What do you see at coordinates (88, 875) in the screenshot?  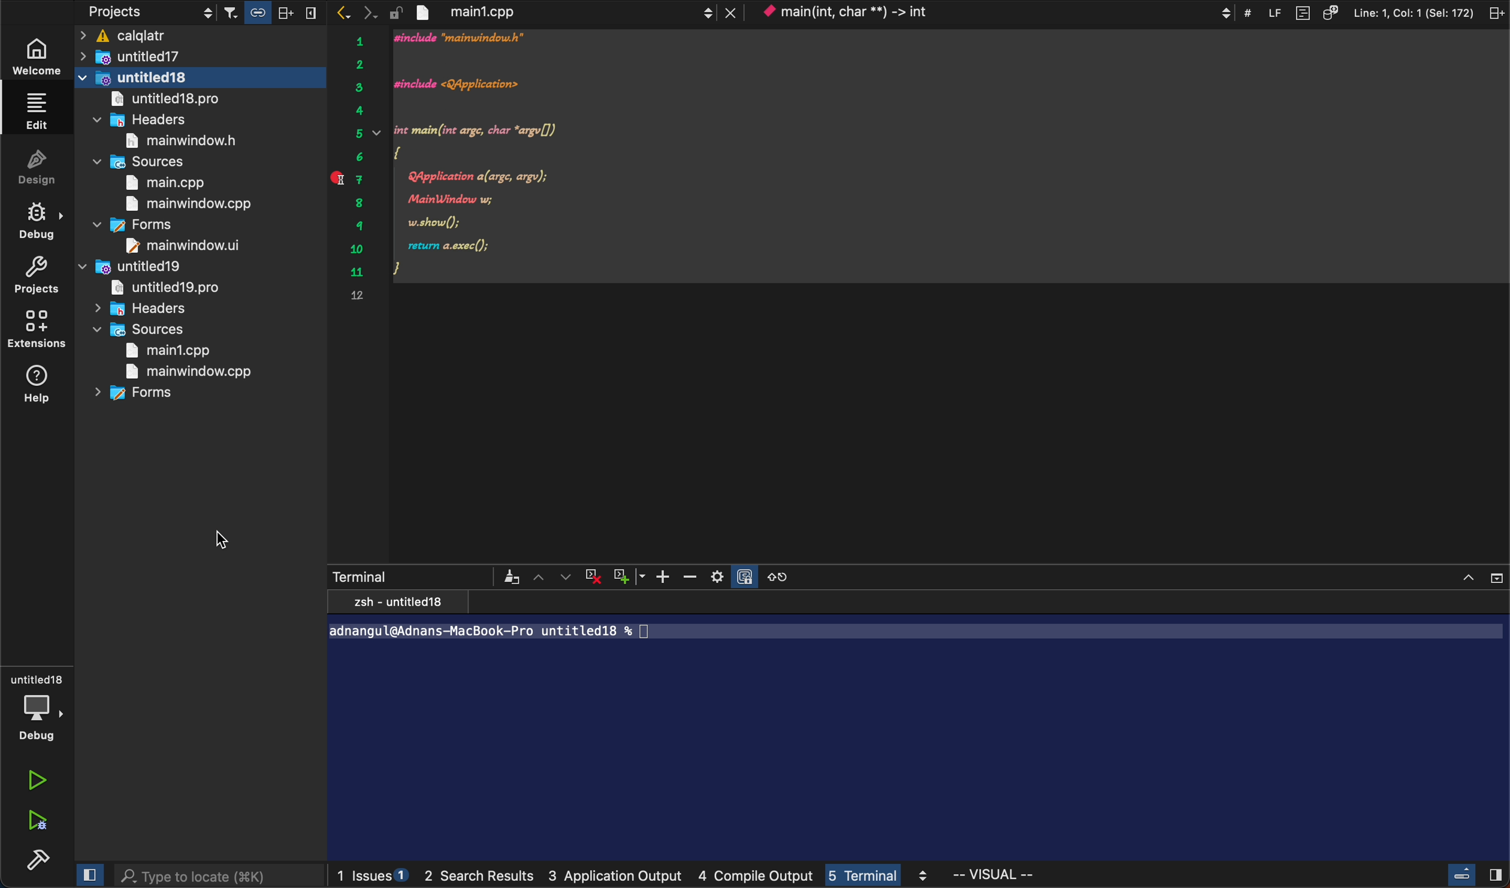 I see `close slide bar` at bounding box center [88, 875].